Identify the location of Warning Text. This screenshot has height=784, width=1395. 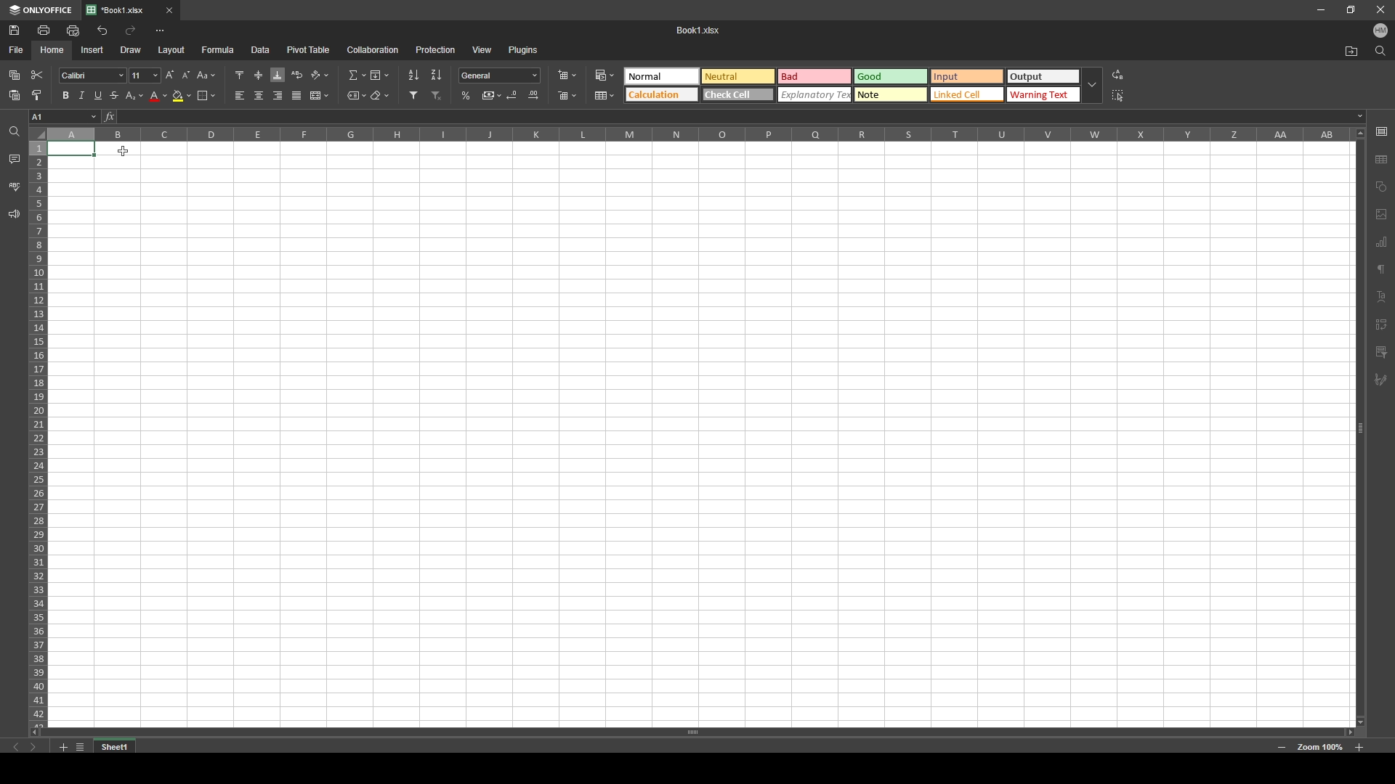
(1043, 96).